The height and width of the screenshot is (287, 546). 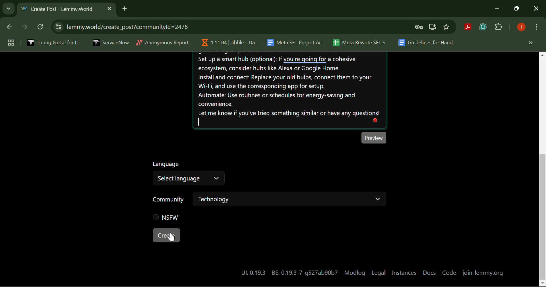 What do you see at coordinates (166, 235) in the screenshot?
I see `Create Post Button` at bounding box center [166, 235].